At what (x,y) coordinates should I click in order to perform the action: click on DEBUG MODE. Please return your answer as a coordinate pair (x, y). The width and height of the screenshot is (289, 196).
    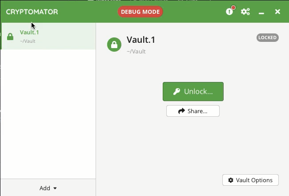
    Looking at the image, I should click on (140, 11).